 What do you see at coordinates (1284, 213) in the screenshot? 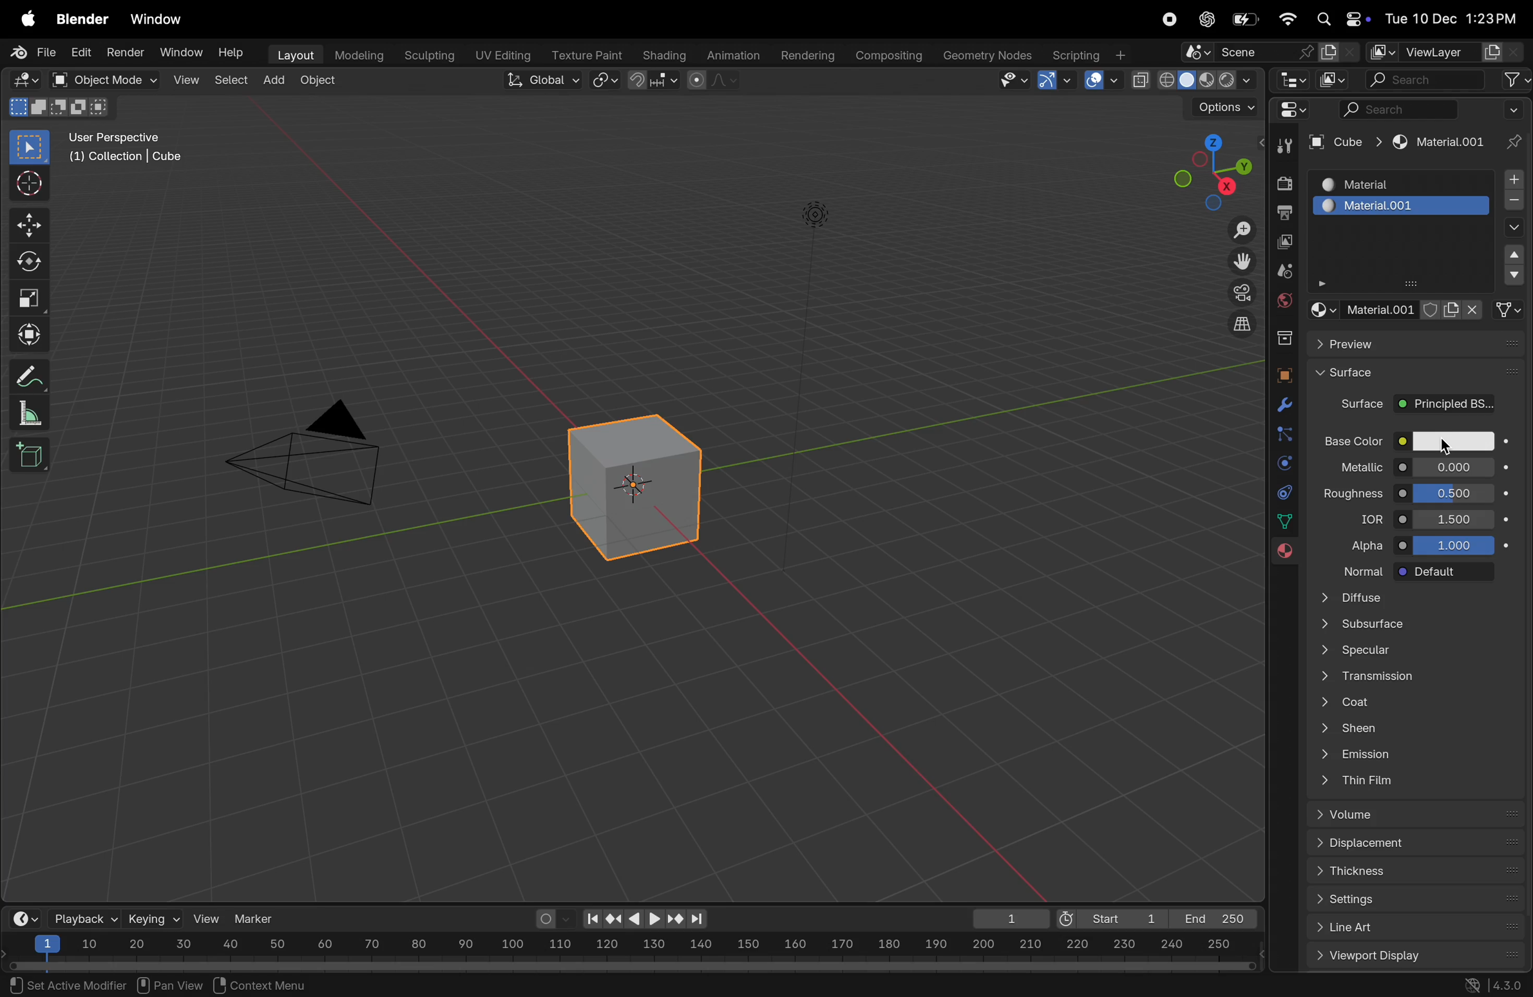
I see `output` at bounding box center [1284, 213].